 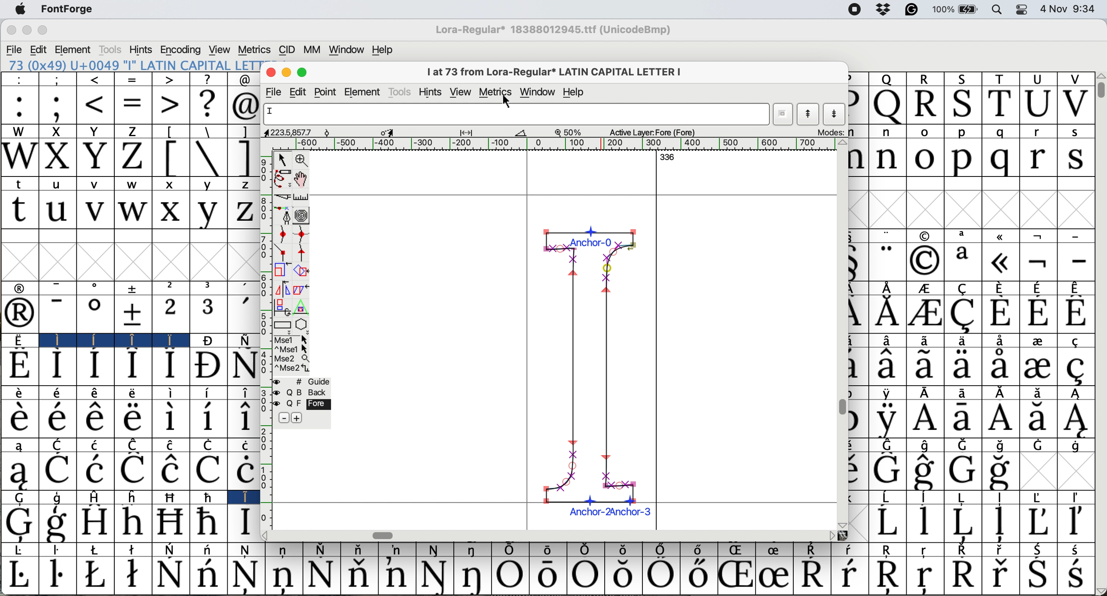 What do you see at coordinates (843, 523) in the screenshot?
I see `` at bounding box center [843, 523].